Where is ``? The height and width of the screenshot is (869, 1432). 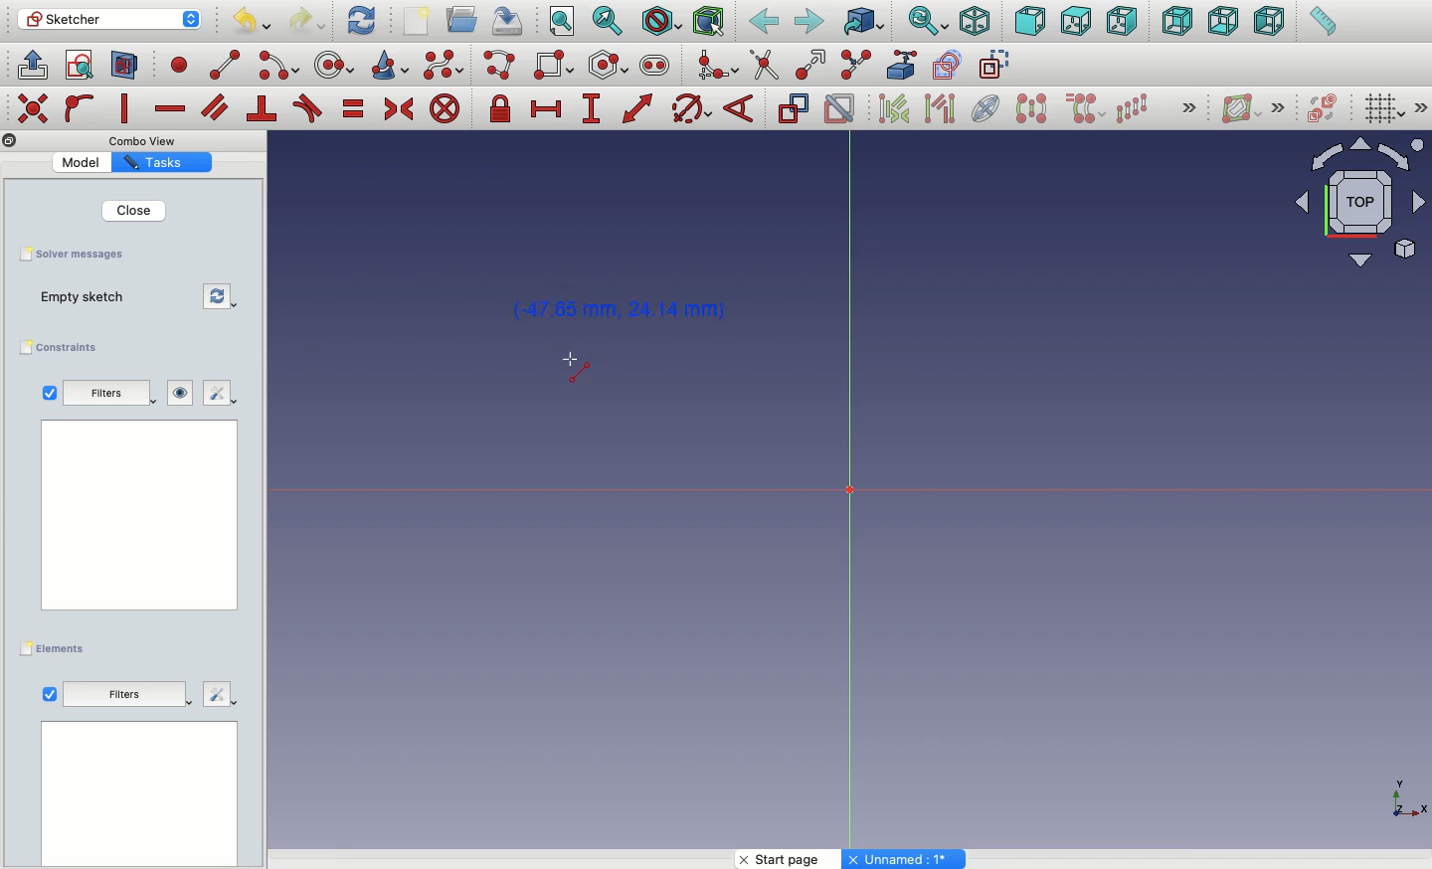
 is located at coordinates (906, 859).